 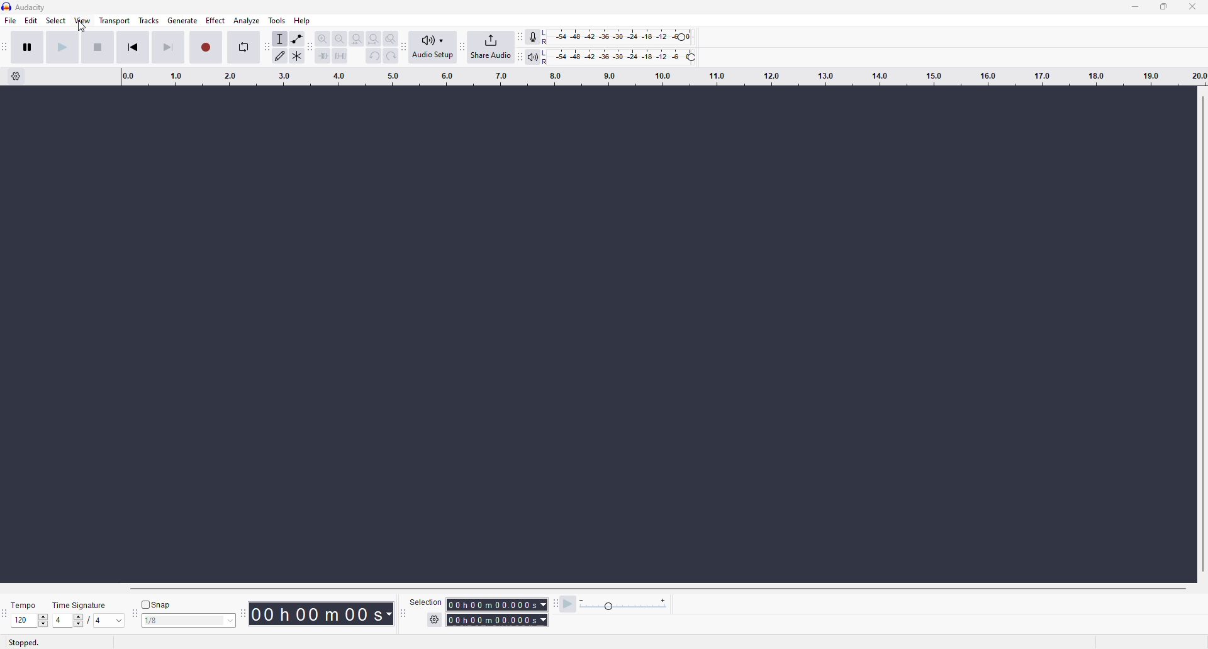 What do you see at coordinates (150, 21) in the screenshot?
I see `tracks` at bounding box center [150, 21].